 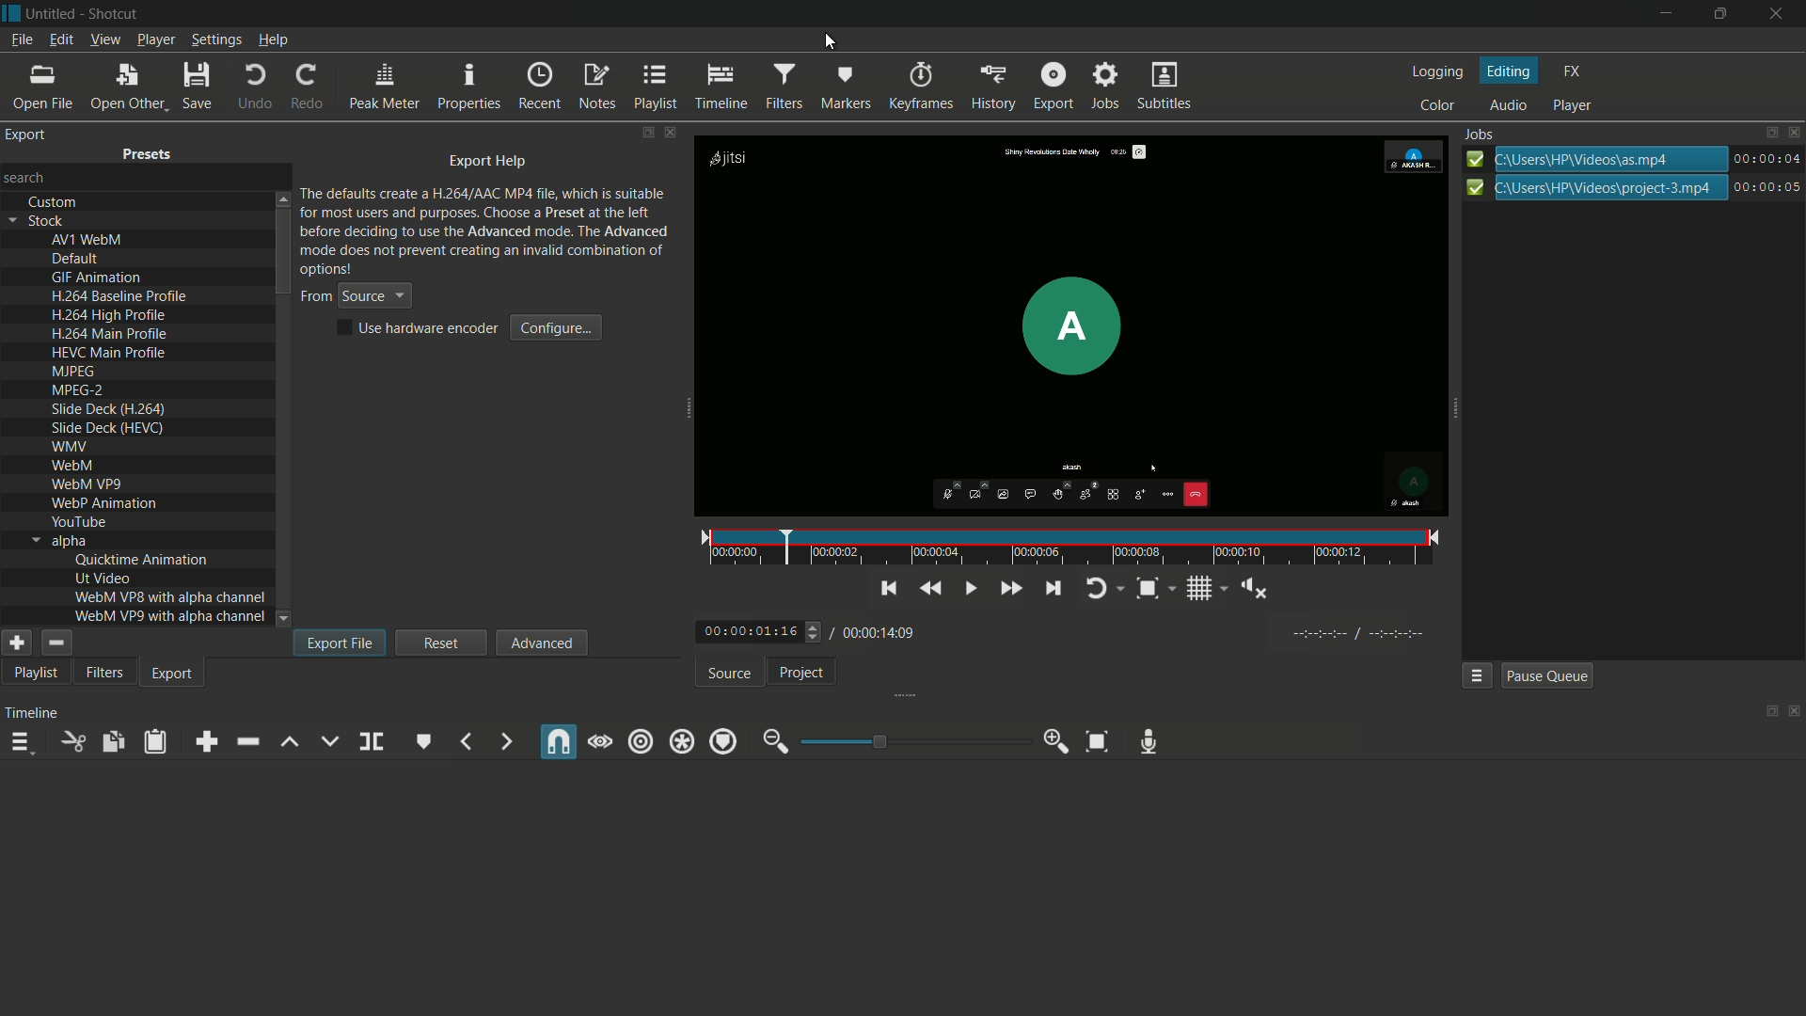 What do you see at coordinates (383, 88) in the screenshot?
I see `peak meter` at bounding box center [383, 88].